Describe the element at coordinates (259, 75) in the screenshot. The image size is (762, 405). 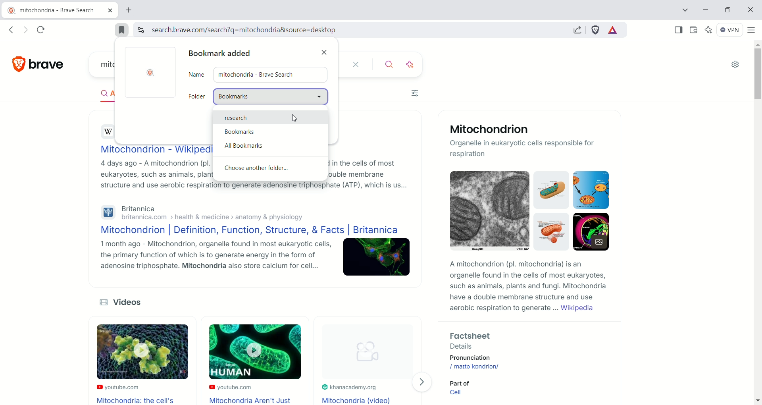
I see `name` at that location.